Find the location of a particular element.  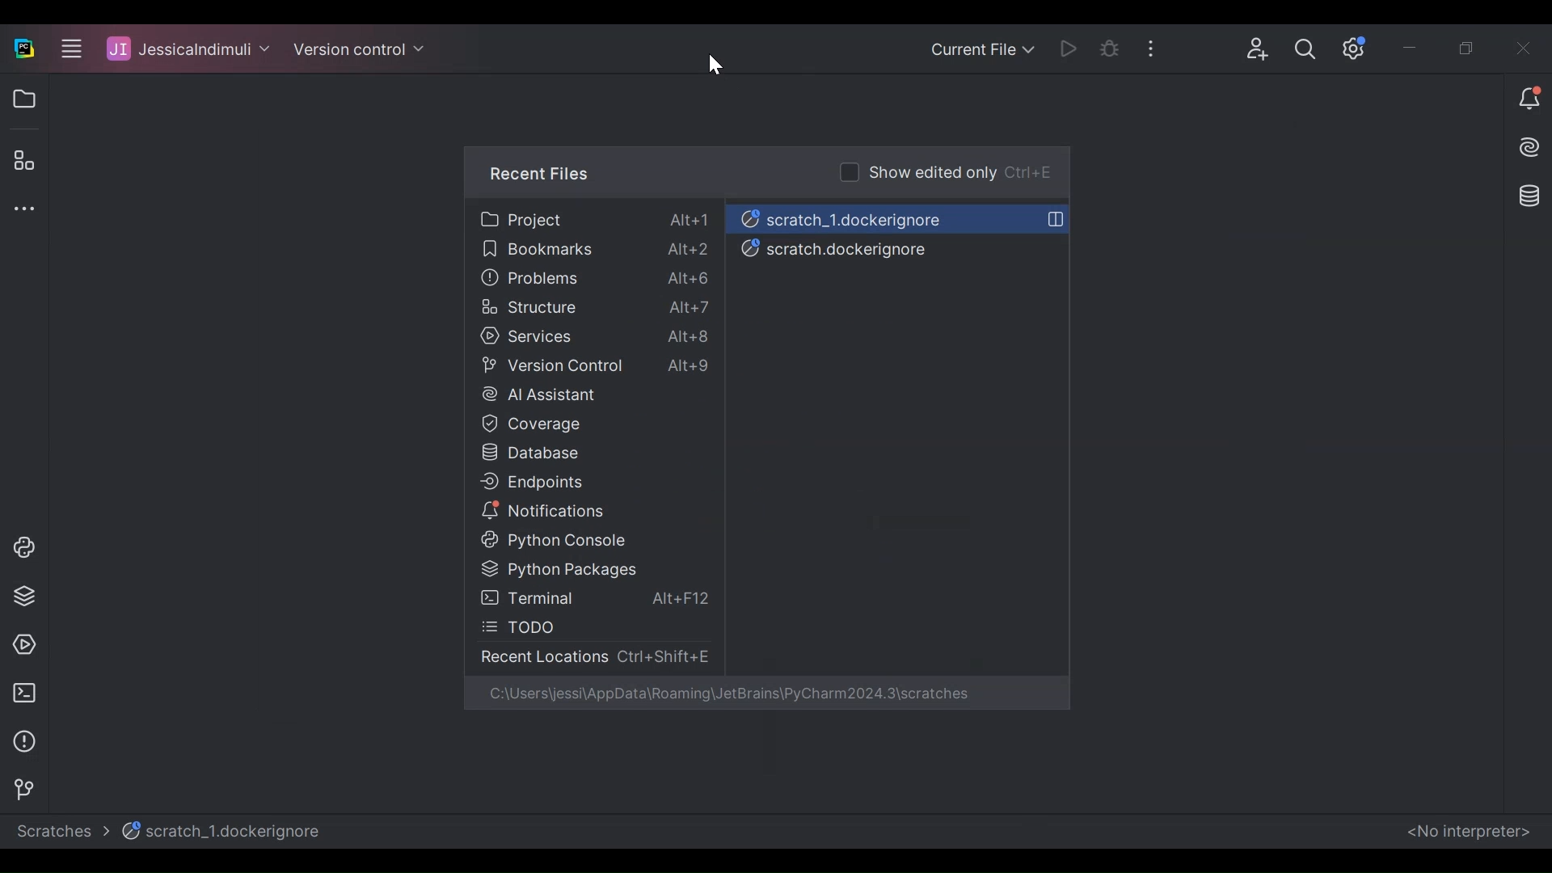

Project Name is located at coordinates (183, 50).